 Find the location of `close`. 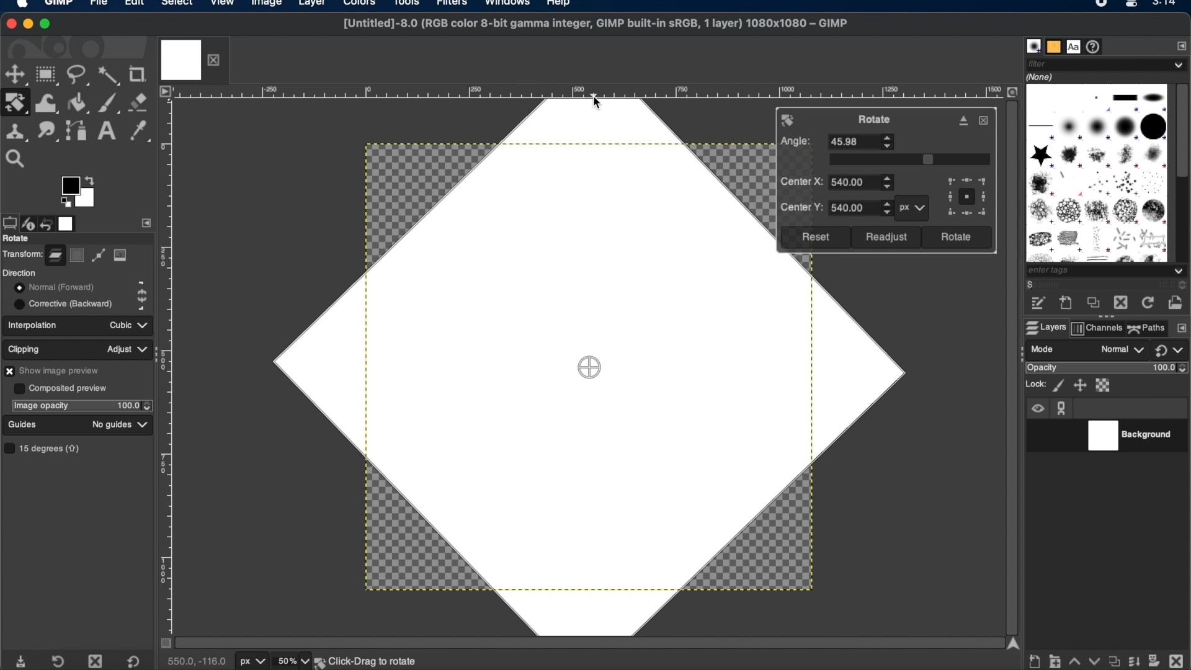

close is located at coordinates (12, 22).